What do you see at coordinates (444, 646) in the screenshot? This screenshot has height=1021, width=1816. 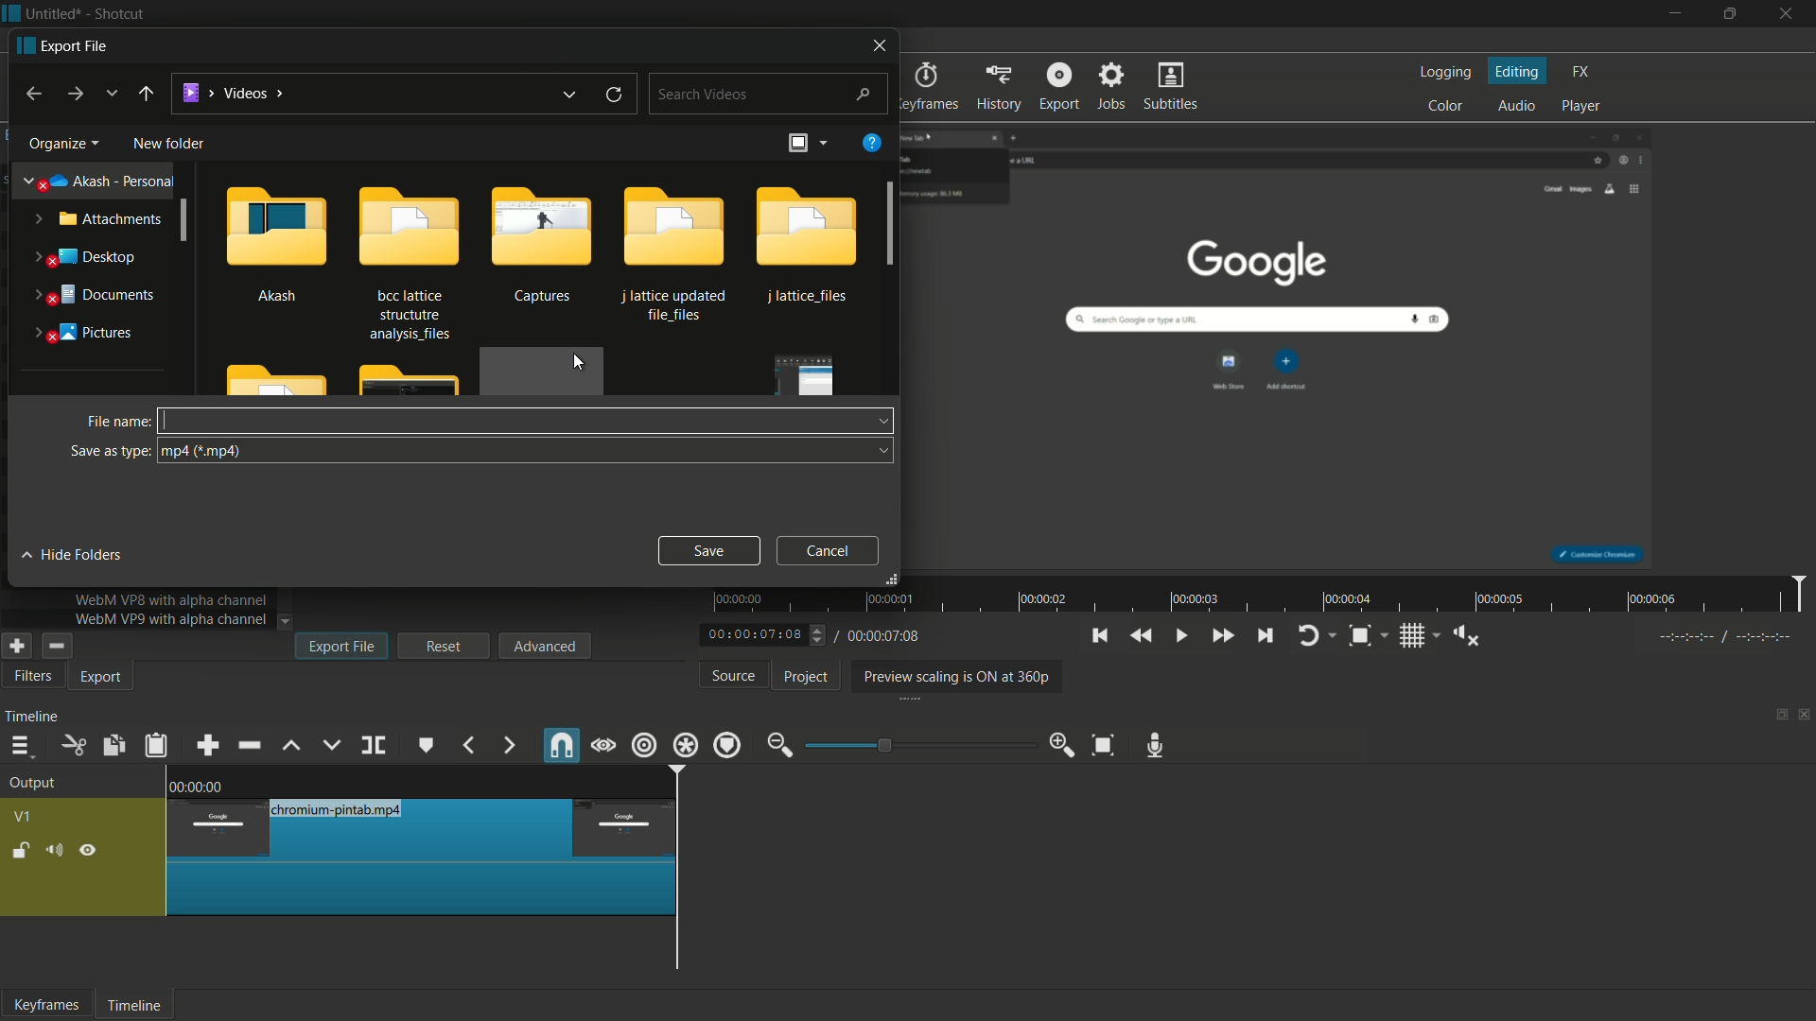 I see `reset` at bounding box center [444, 646].